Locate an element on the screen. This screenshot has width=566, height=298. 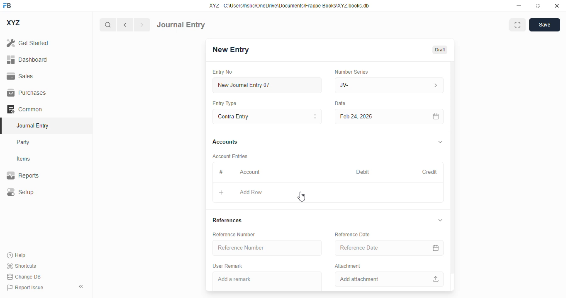
references is located at coordinates (227, 221).